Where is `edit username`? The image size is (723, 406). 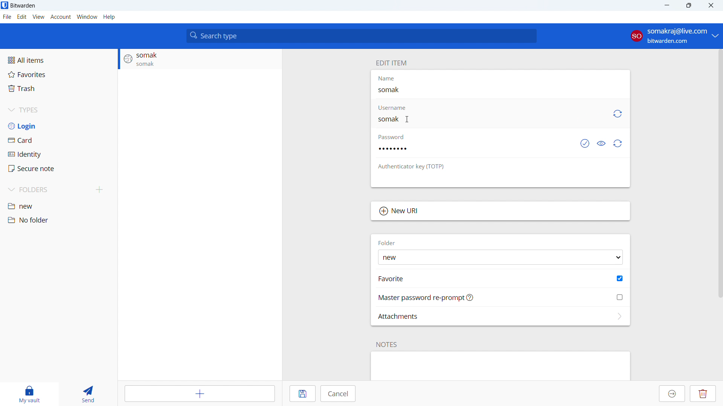
edit username is located at coordinates (490, 119).